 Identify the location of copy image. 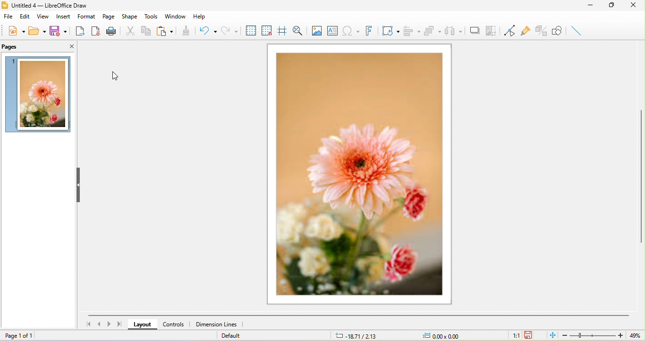
(492, 30).